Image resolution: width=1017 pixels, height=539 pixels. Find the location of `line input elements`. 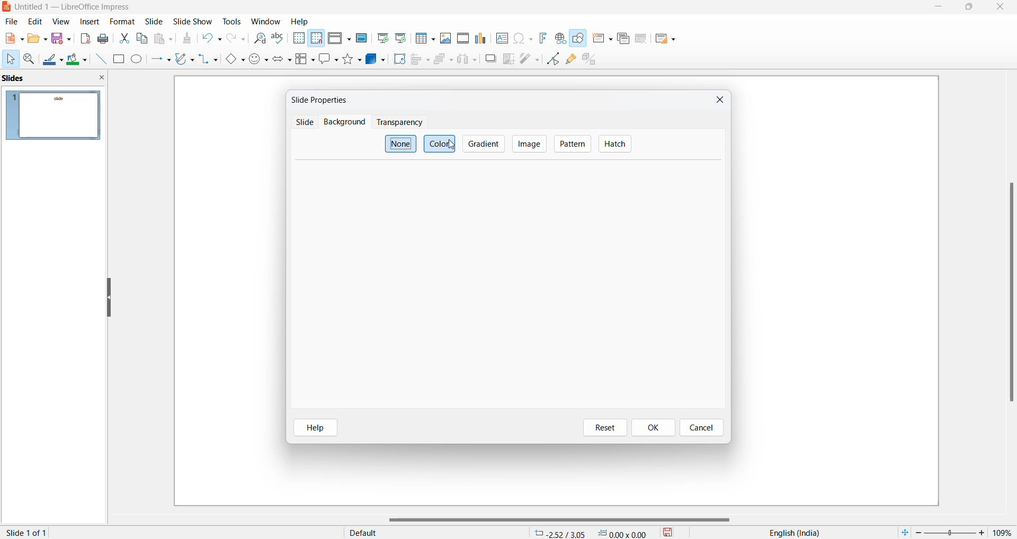

line input elements is located at coordinates (100, 59).